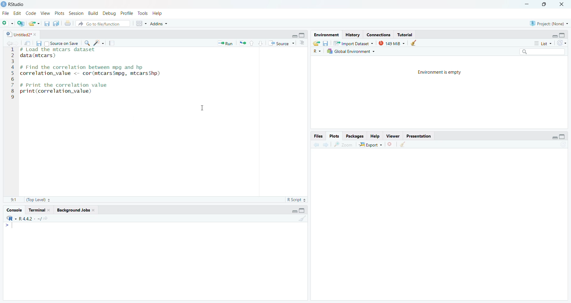  I want to click on Create a project, so click(21, 24).